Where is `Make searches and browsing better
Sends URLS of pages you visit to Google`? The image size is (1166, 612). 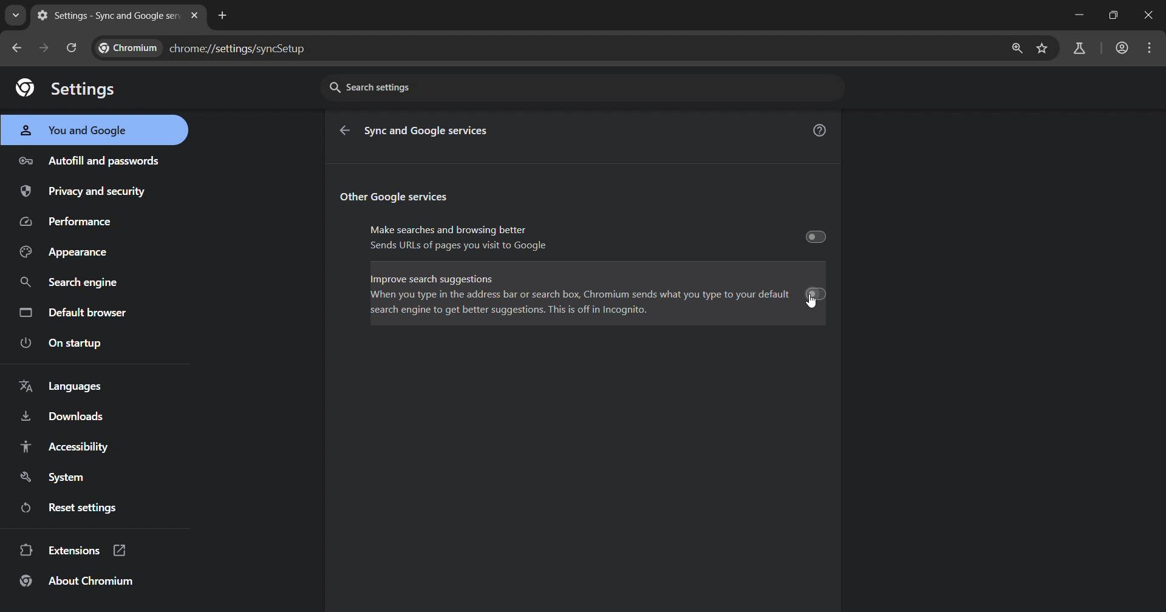 Make searches and browsing better
Sends URLS of pages you visit to Google is located at coordinates (598, 235).